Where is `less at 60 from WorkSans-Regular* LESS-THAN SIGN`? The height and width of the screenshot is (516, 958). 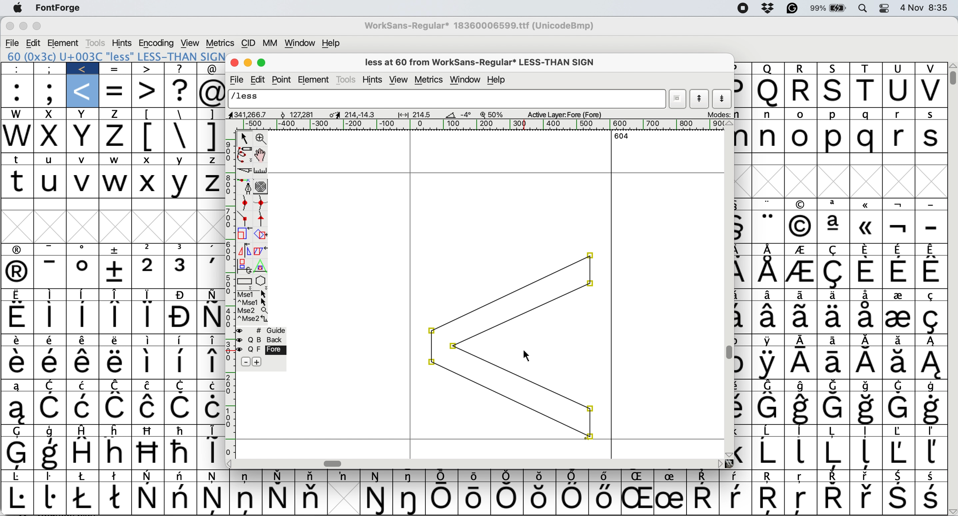
less at 60 from WorkSans-Regular* LESS-THAN SIGN is located at coordinates (484, 61).